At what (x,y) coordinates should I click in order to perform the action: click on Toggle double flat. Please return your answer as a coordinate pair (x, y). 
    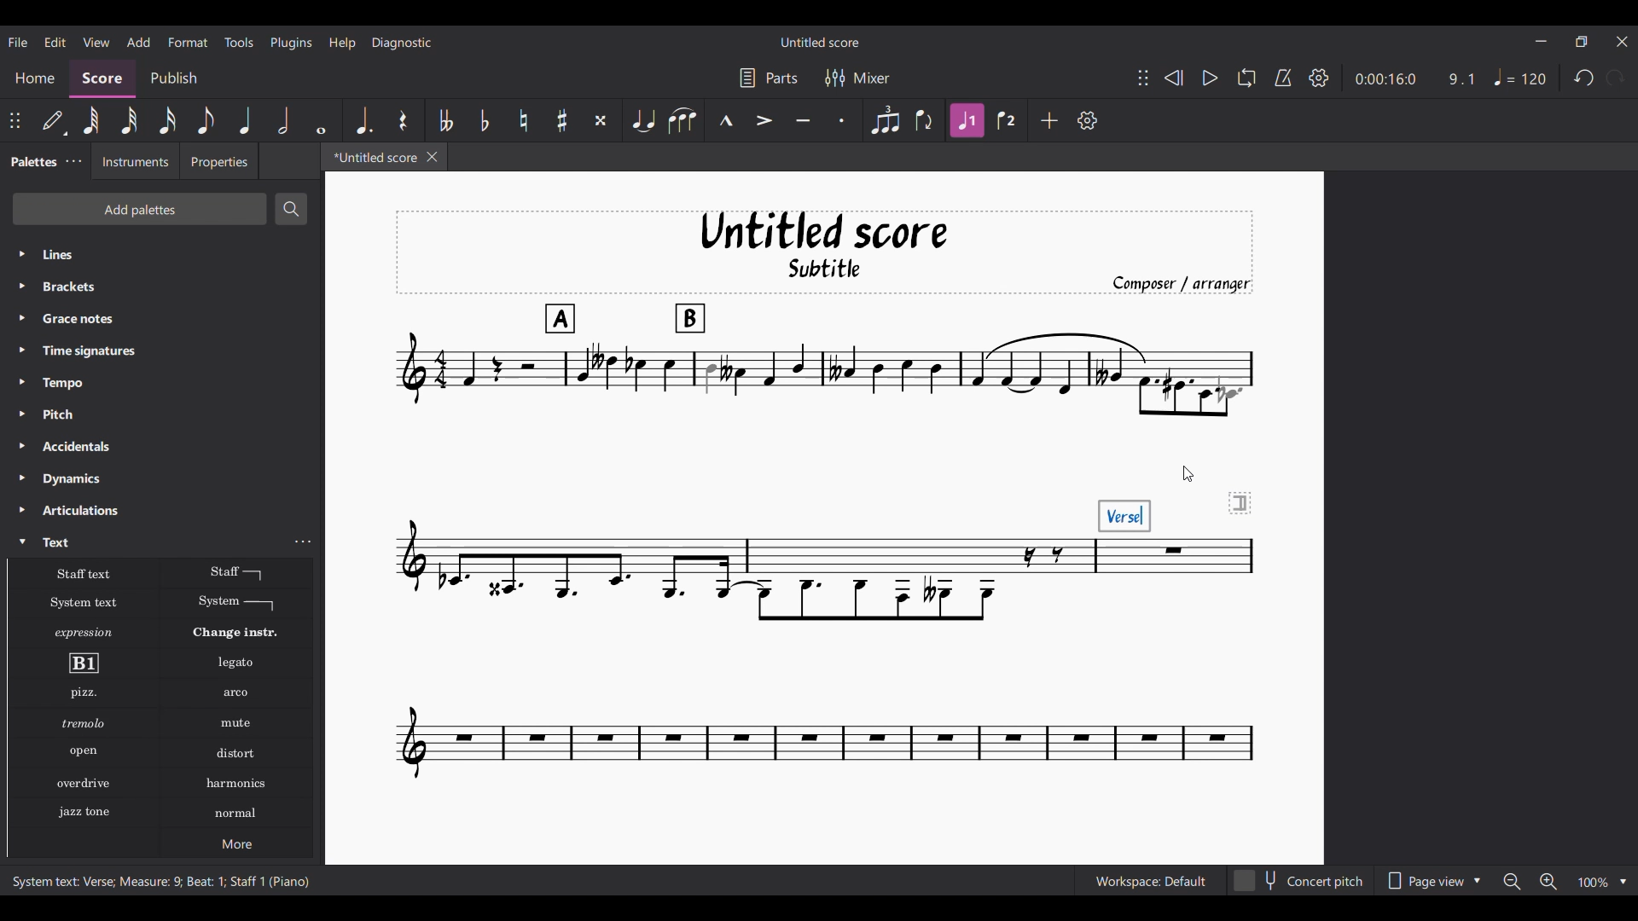
    Looking at the image, I should click on (444, 120).